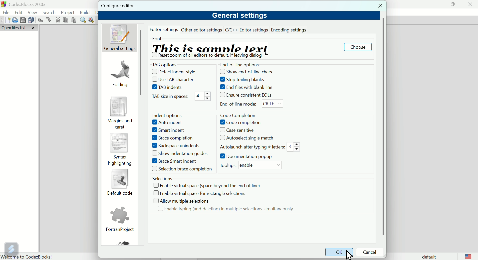 This screenshot has width=478, height=260. What do you see at coordinates (92, 19) in the screenshot?
I see `Replace` at bounding box center [92, 19].